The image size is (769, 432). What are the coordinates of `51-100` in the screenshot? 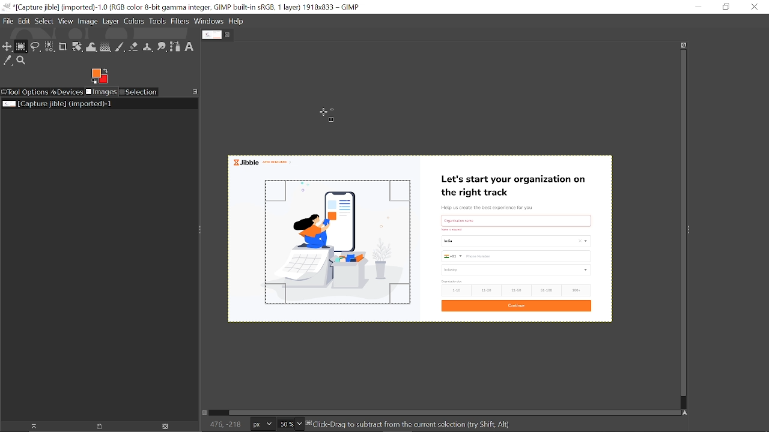 It's located at (545, 290).